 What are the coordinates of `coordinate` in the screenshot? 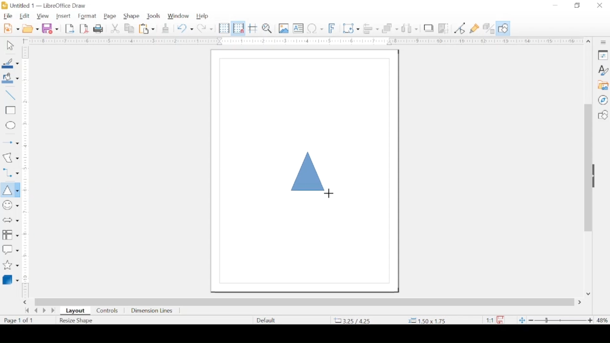 It's located at (353, 320).